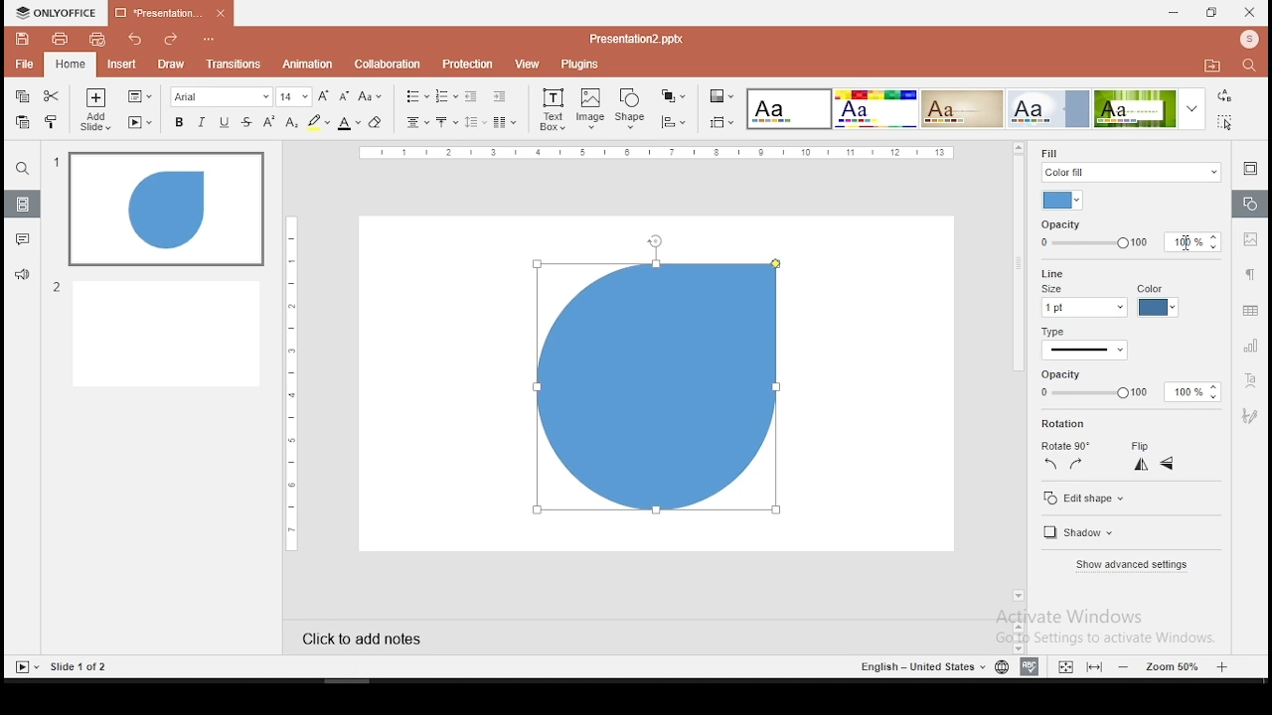 Image resolution: width=1272 pixels, height=715 pixels. Describe the element at coordinates (1167, 464) in the screenshot. I see `flip horizontal` at that location.